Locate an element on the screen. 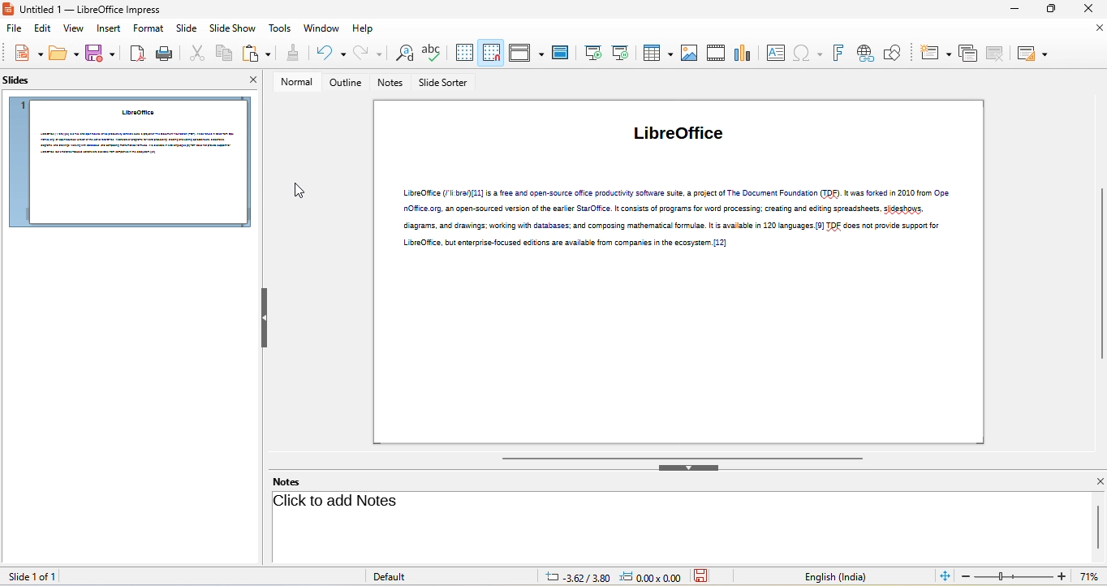 This screenshot has width=1107, height=586. special character is located at coordinates (807, 54).